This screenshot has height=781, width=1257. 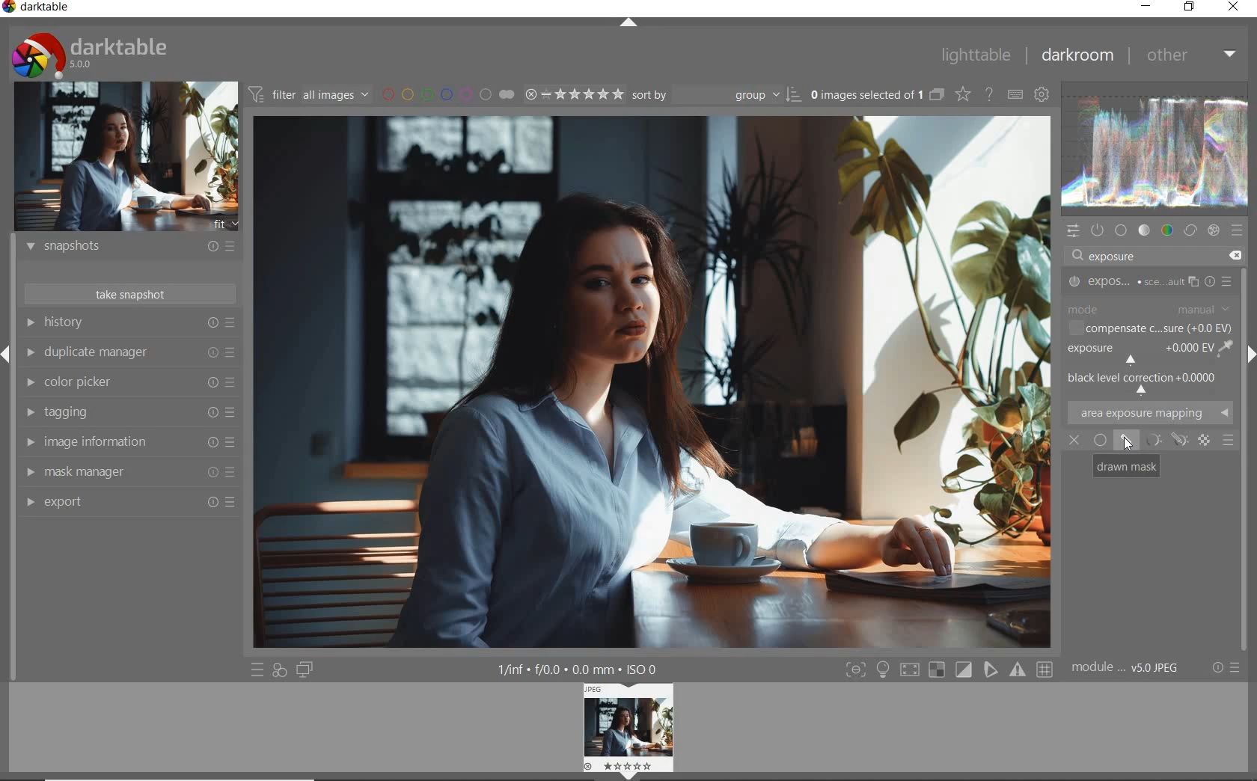 What do you see at coordinates (962, 94) in the screenshot?
I see `change overlays shown on thumbnails` at bounding box center [962, 94].